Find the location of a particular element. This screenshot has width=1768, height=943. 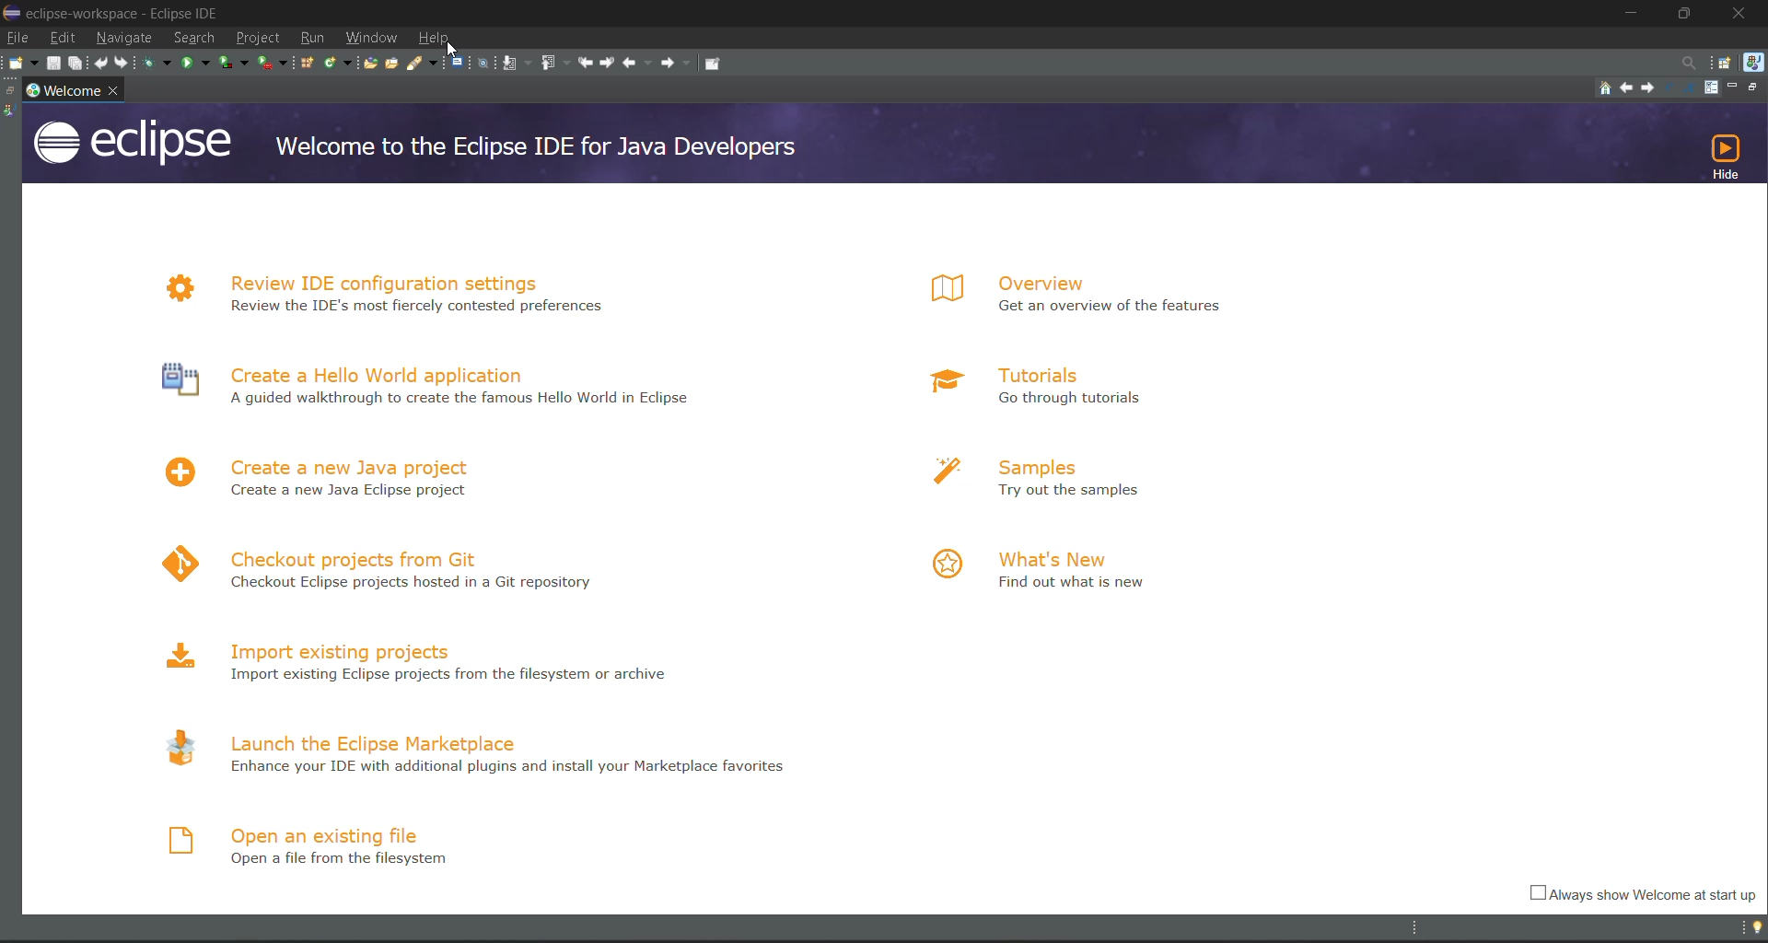

minimize is located at coordinates (1636, 16).